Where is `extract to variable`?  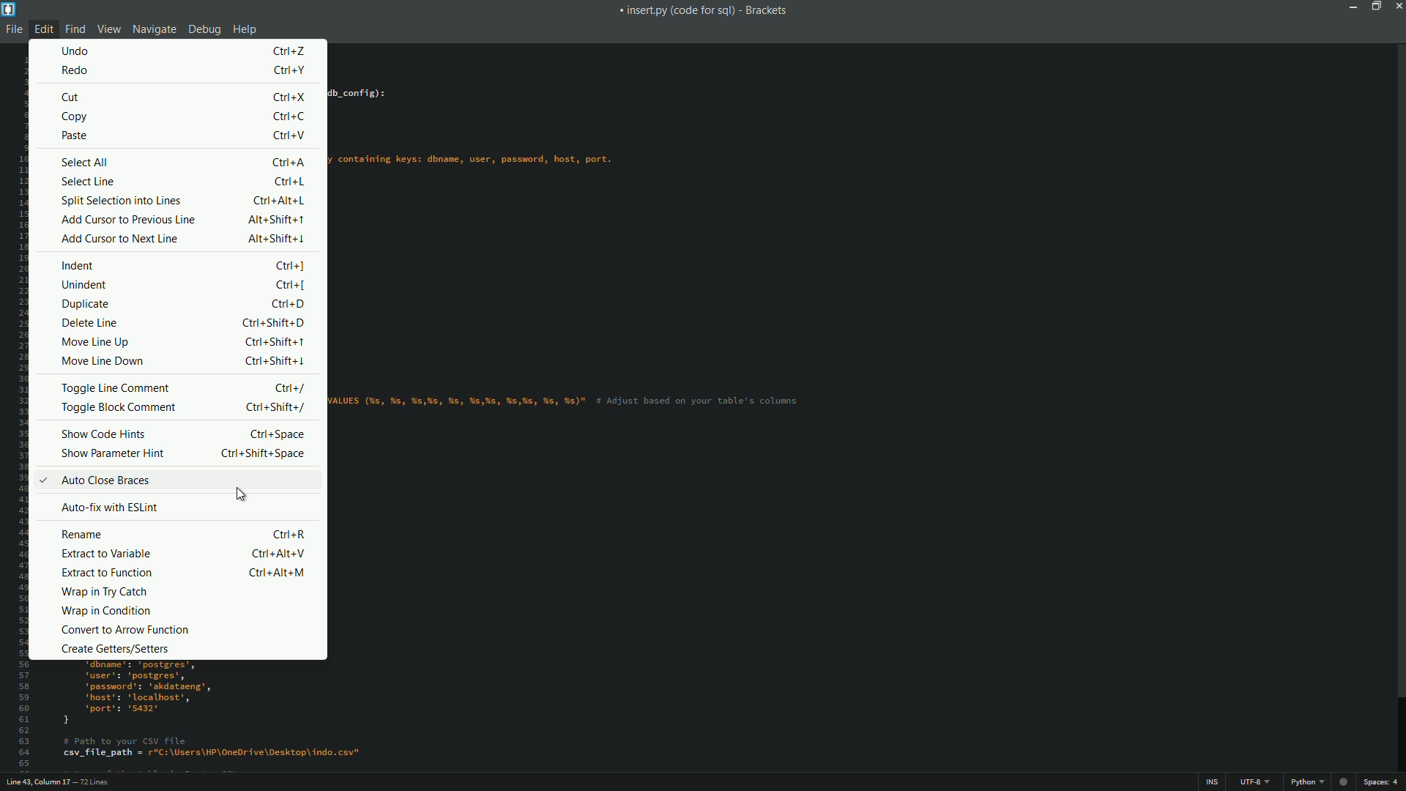 extract to variable is located at coordinates (106, 554).